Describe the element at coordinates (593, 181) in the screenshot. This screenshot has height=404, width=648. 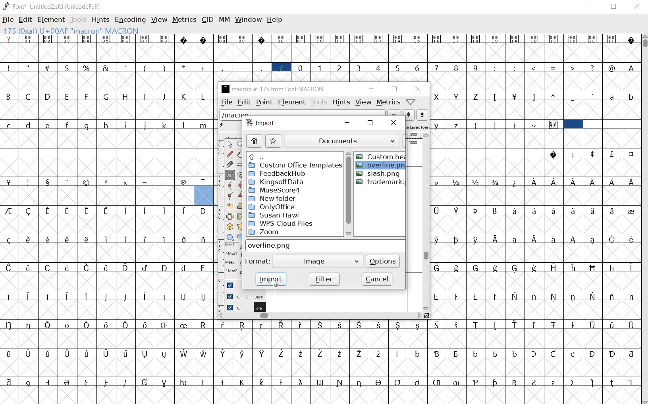
I see `Symbol` at that location.